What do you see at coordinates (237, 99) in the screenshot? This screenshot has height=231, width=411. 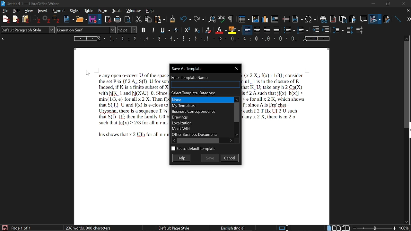 I see `Move up` at bounding box center [237, 99].